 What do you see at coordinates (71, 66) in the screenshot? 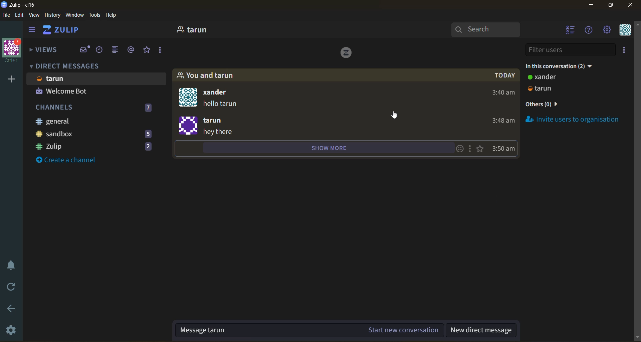
I see `direct messages` at bounding box center [71, 66].